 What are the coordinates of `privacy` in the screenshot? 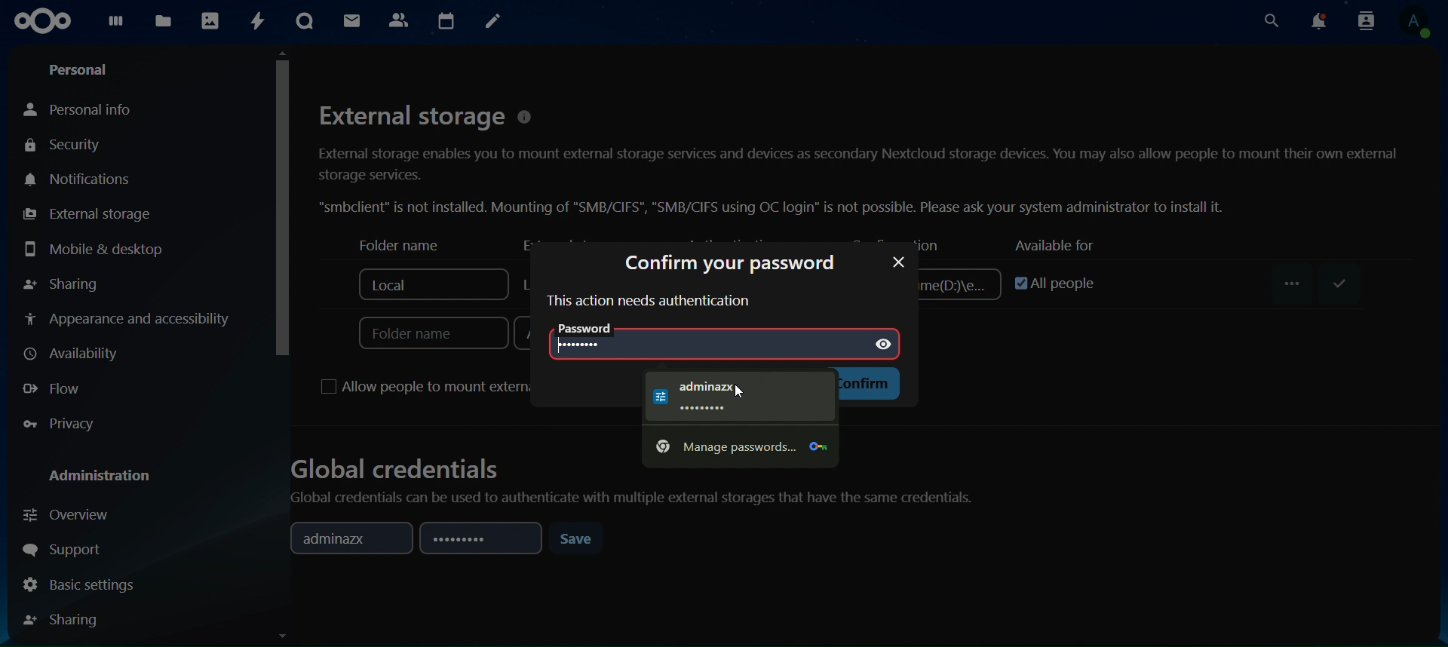 It's located at (59, 423).